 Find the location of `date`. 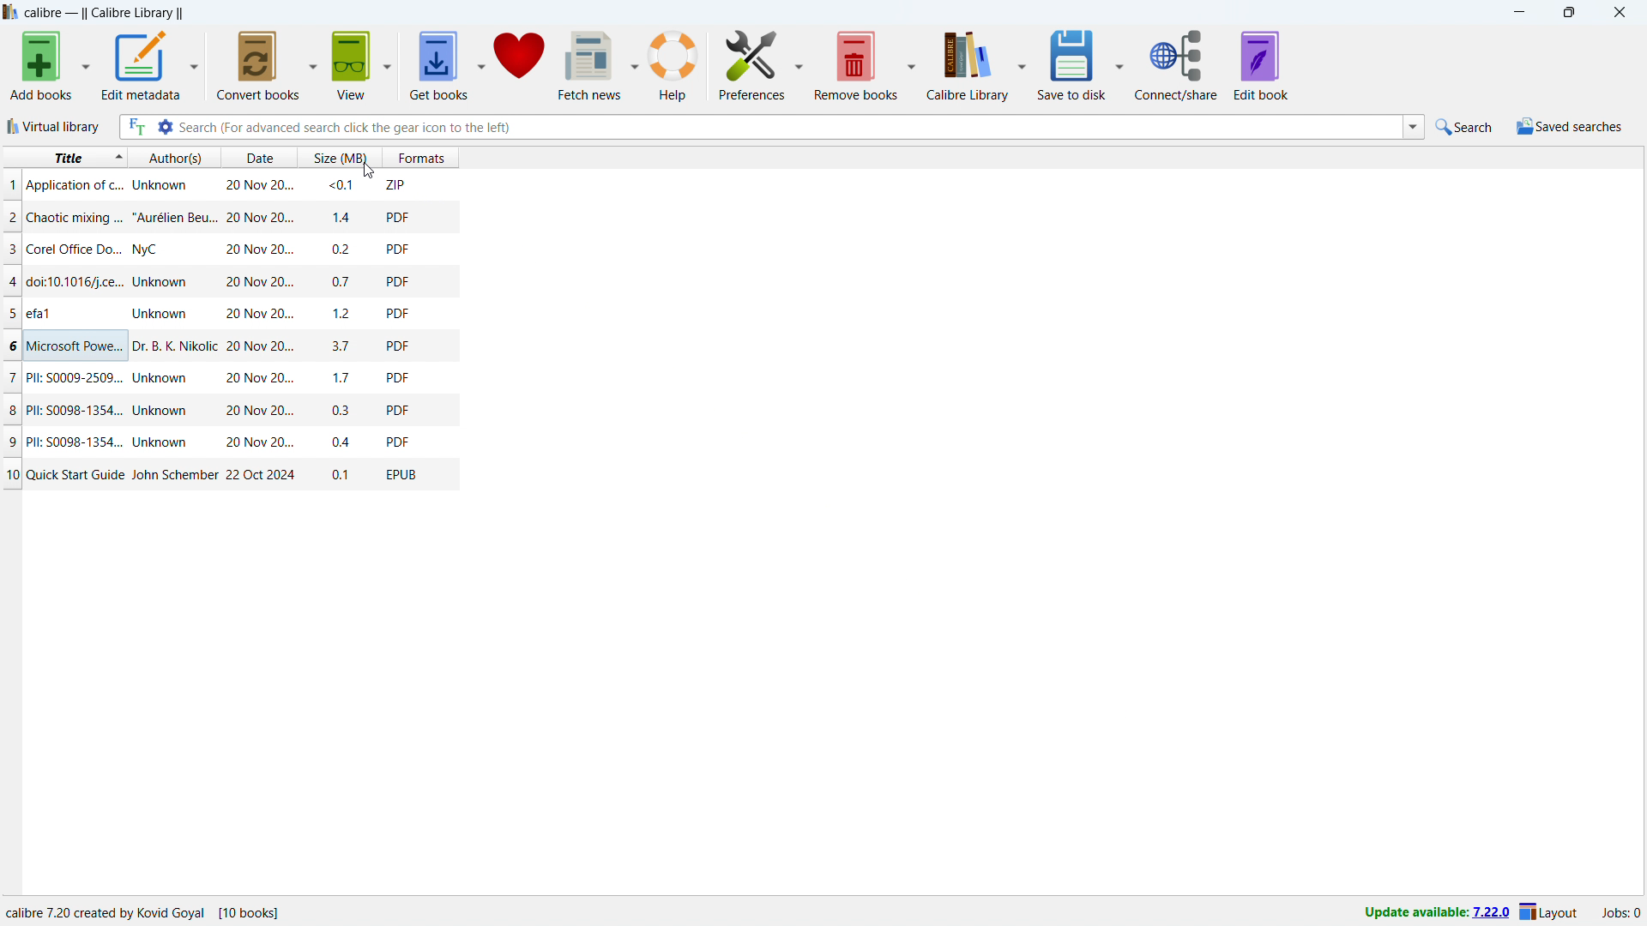

date is located at coordinates (260, 474).